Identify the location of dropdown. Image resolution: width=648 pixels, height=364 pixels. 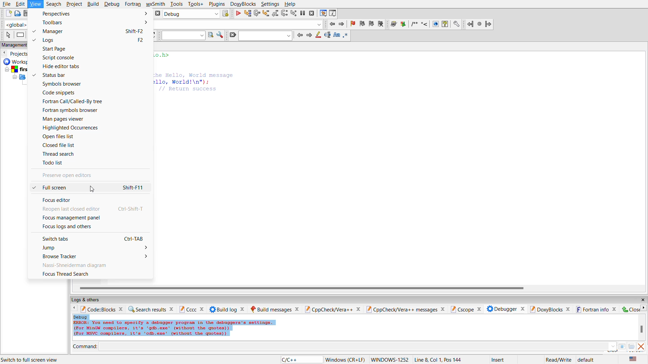
(612, 346).